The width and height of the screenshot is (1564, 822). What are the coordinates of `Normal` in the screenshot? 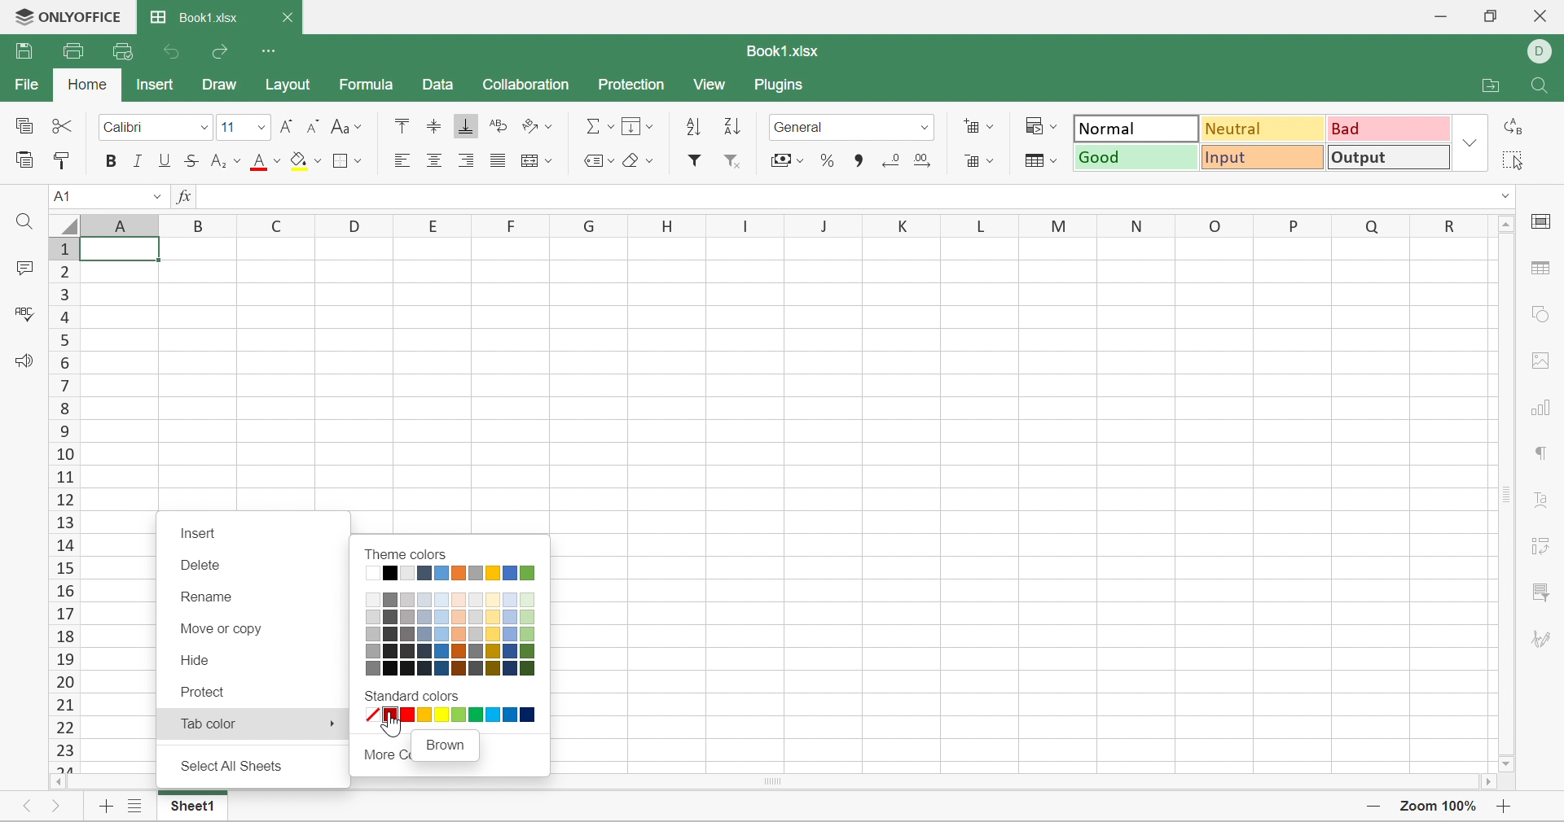 It's located at (1137, 129).